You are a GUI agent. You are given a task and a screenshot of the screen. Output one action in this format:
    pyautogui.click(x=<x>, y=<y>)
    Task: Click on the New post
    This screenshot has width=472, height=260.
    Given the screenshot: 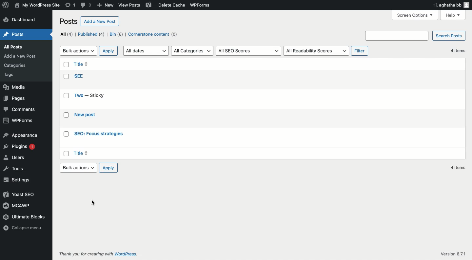 What is the action you would take?
    pyautogui.click(x=86, y=115)
    